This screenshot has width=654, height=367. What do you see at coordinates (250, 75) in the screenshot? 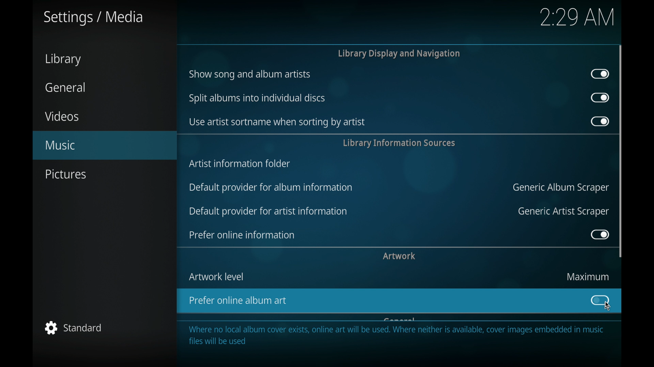
I see `show song and album artists` at bounding box center [250, 75].